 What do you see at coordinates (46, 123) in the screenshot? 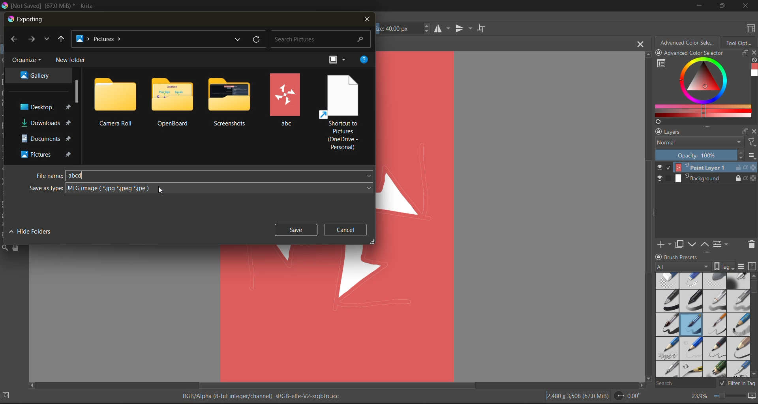
I see `file destination` at bounding box center [46, 123].